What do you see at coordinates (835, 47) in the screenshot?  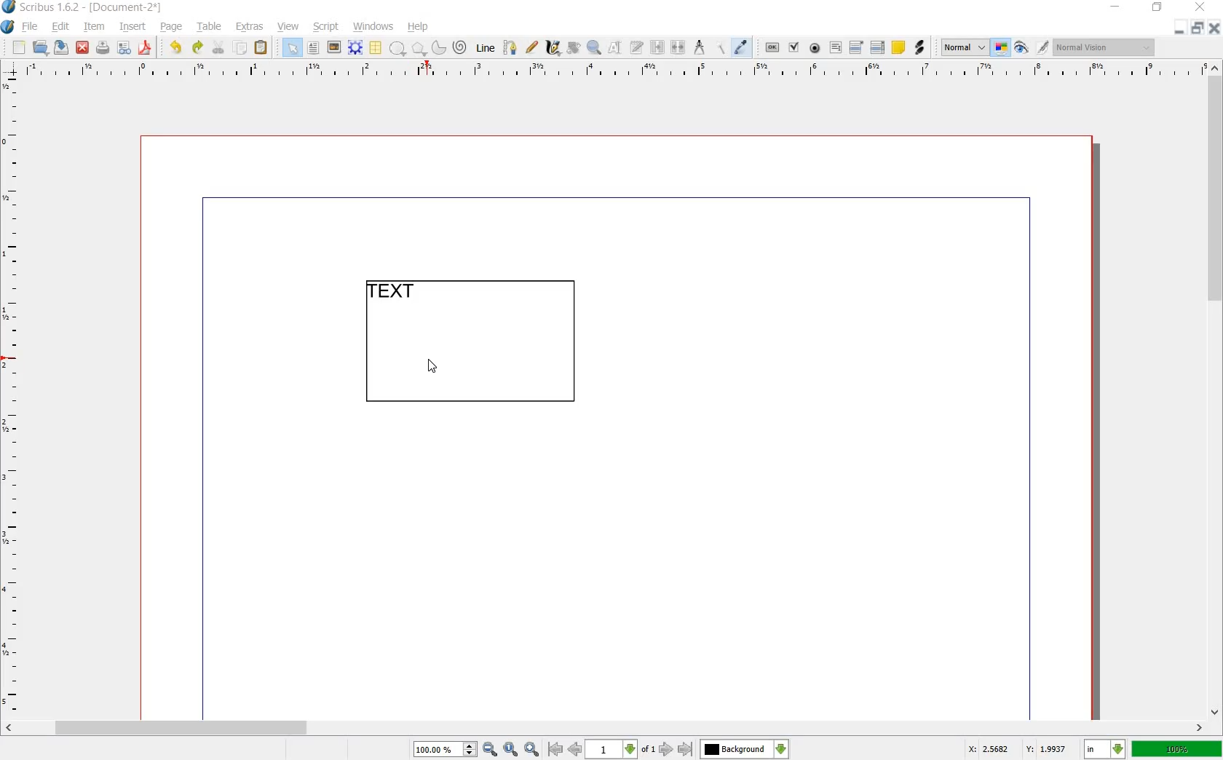 I see `pdf text field` at bounding box center [835, 47].